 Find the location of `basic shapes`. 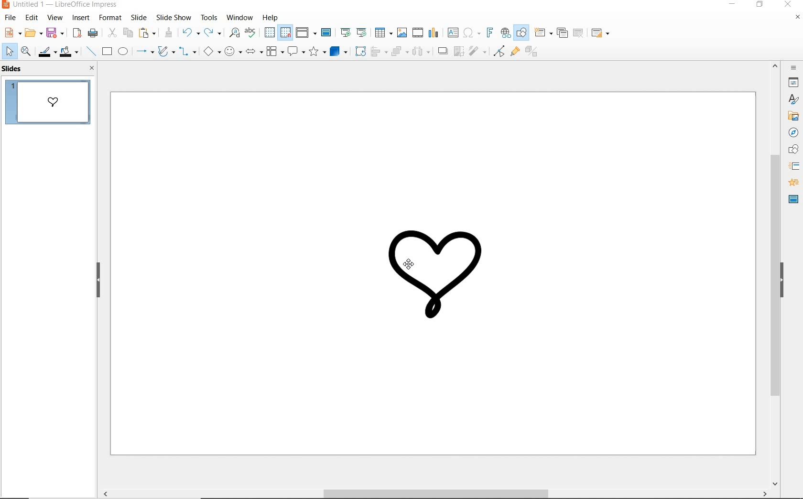

basic shapes is located at coordinates (211, 53).